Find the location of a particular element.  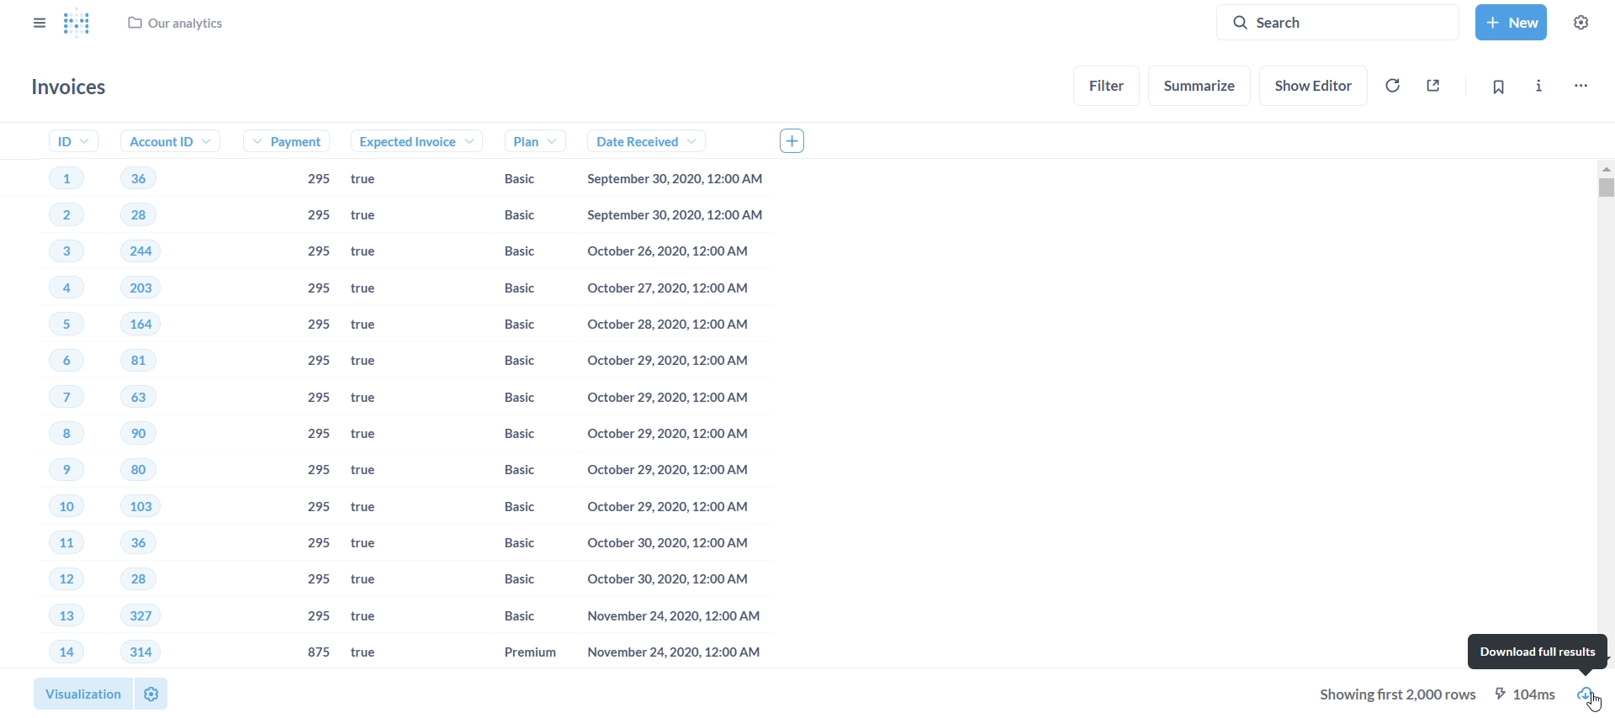

164 is located at coordinates (152, 324).